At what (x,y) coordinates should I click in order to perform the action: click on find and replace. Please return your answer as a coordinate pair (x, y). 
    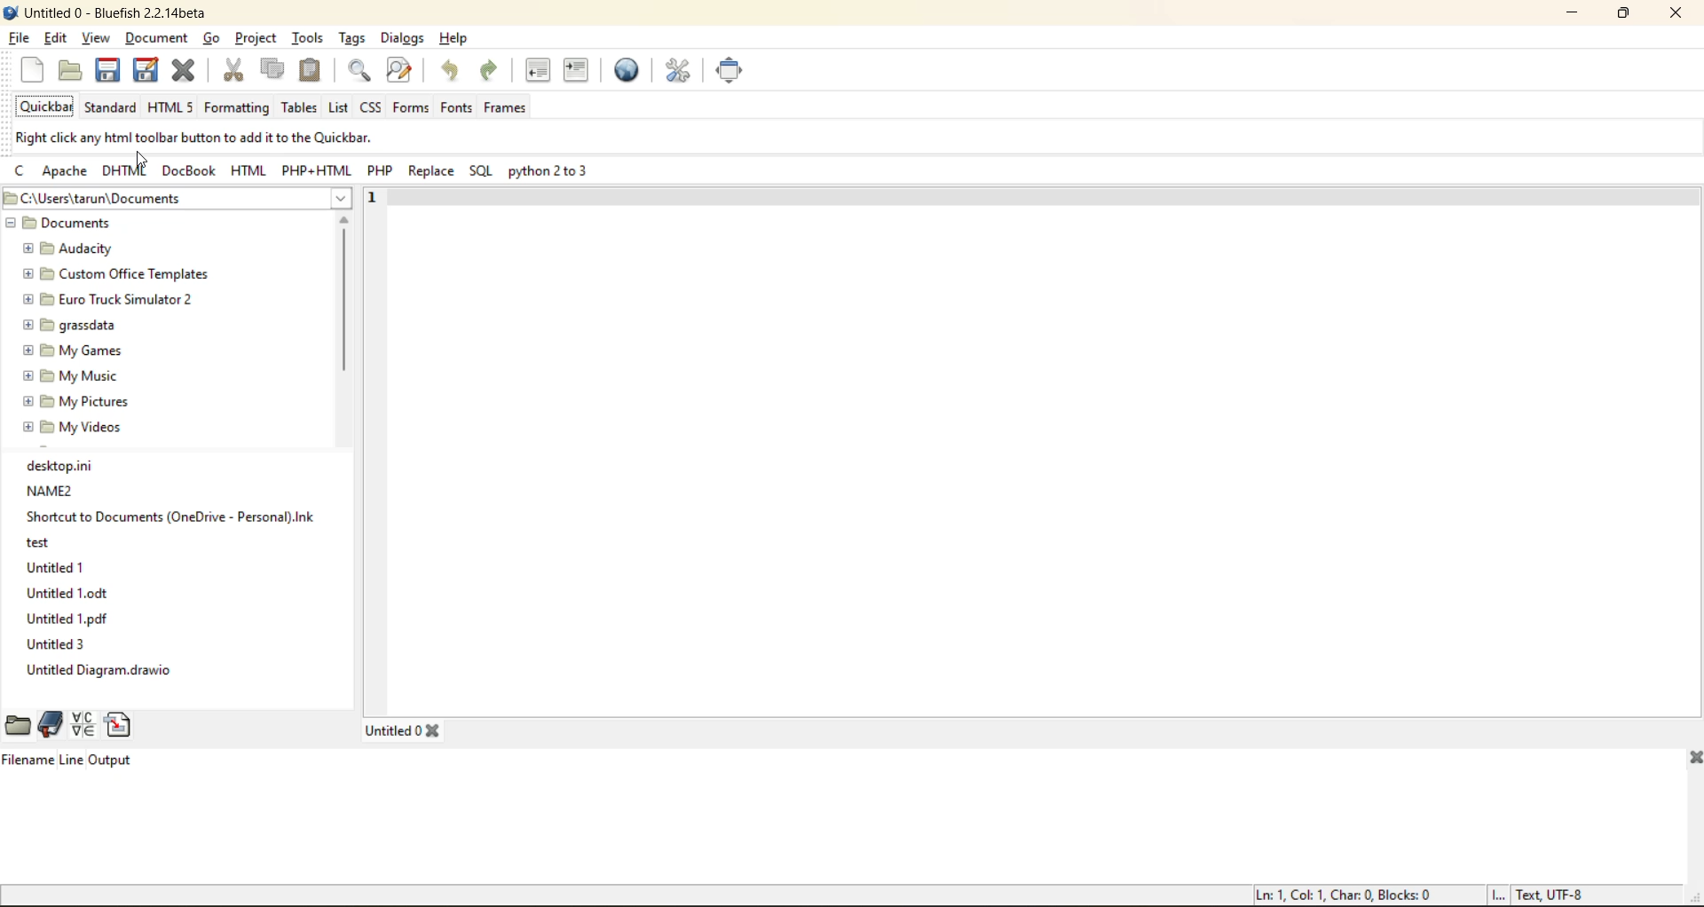
    Looking at the image, I should click on (405, 74).